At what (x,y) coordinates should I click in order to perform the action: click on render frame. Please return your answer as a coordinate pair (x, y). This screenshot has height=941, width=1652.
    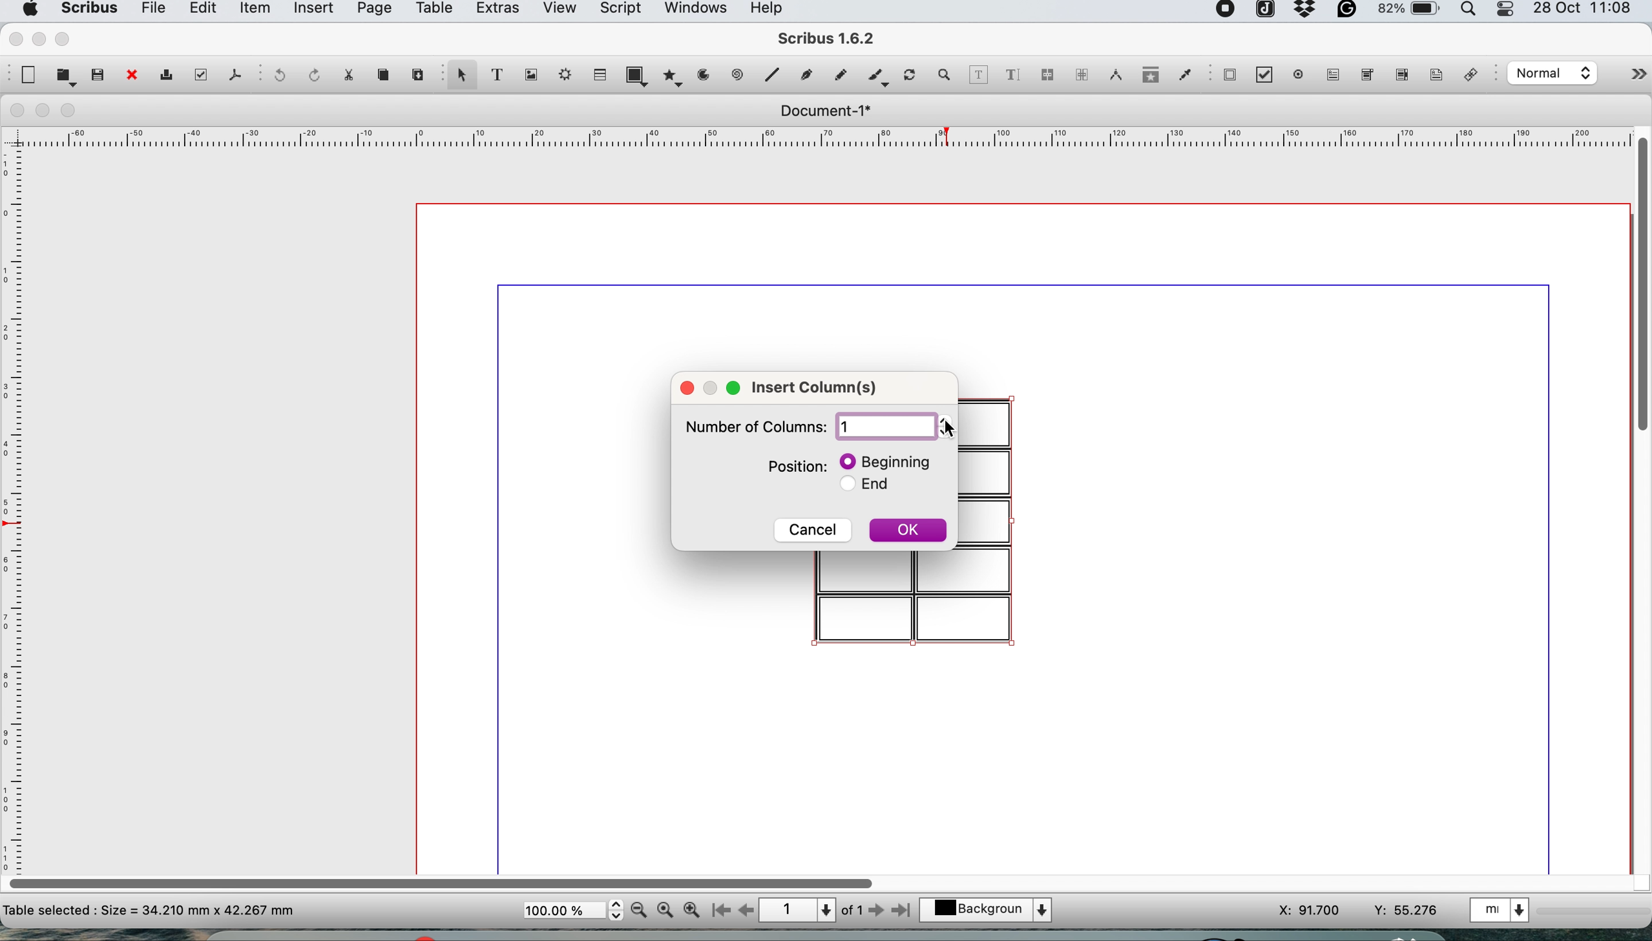
    Looking at the image, I should click on (561, 74).